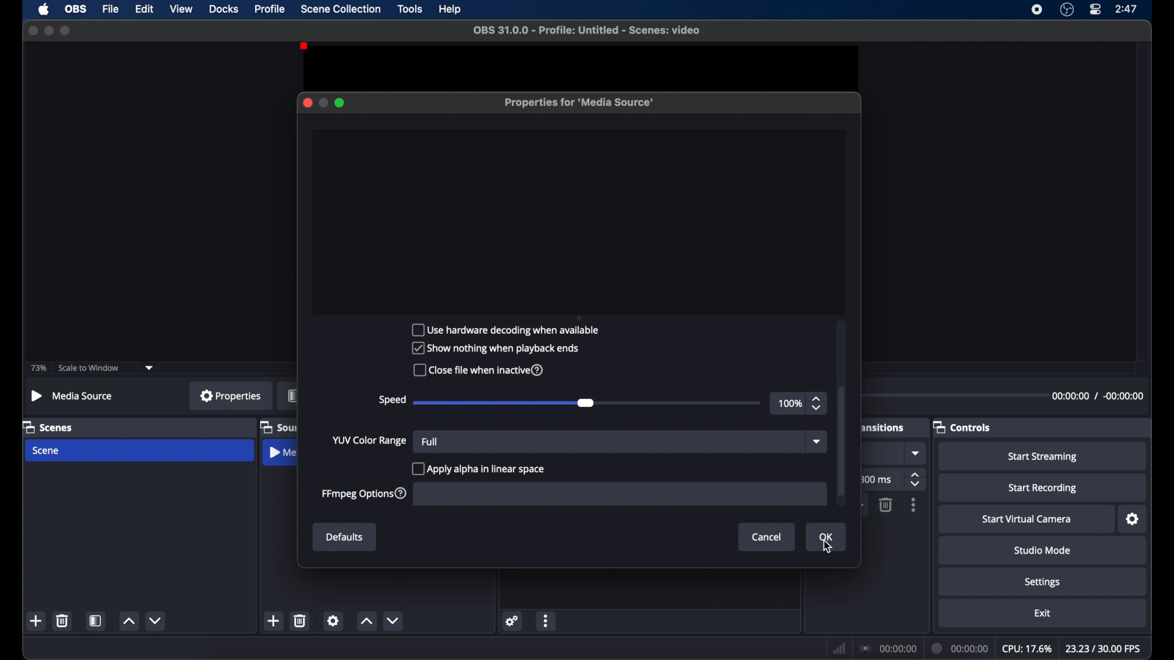  Describe the element at coordinates (484, 370) in the screenshot. I see `Close file when inactive` at that location.